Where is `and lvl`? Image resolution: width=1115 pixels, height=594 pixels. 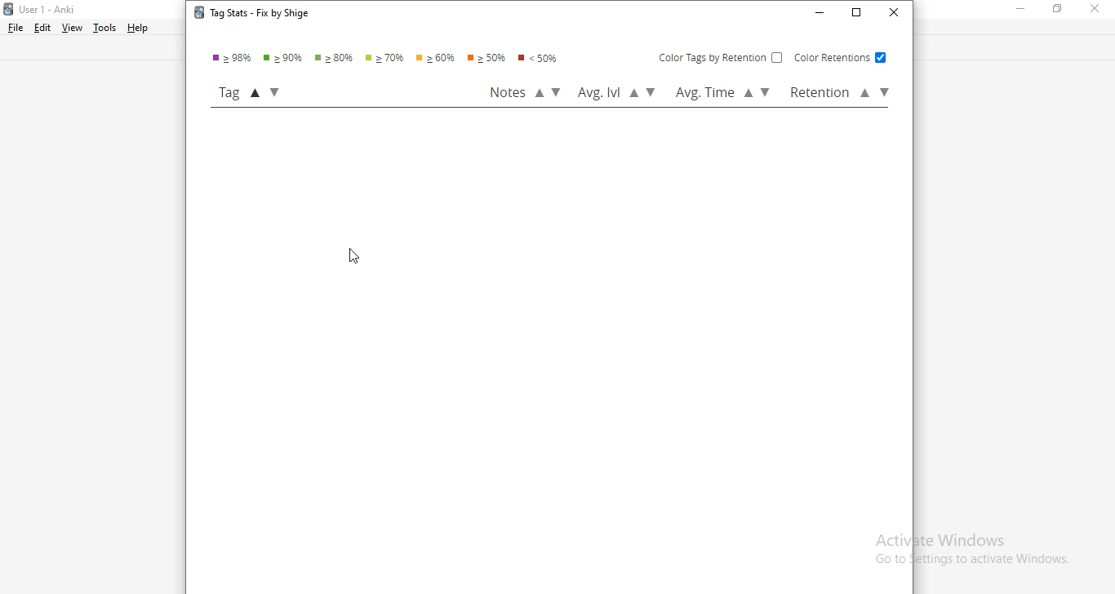 and lvl is located at coordinates (616, 94).